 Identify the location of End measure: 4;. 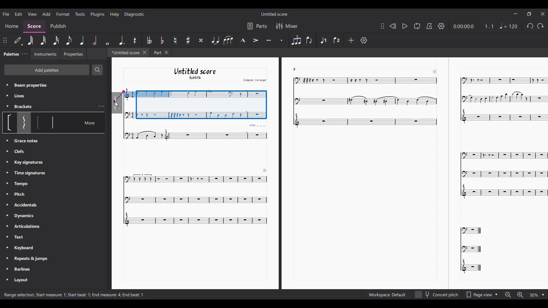
(106, 295).